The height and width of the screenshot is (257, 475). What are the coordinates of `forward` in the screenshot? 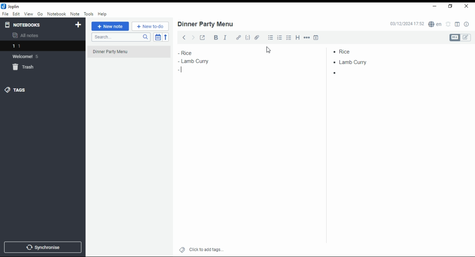 It's located at (193, 36).